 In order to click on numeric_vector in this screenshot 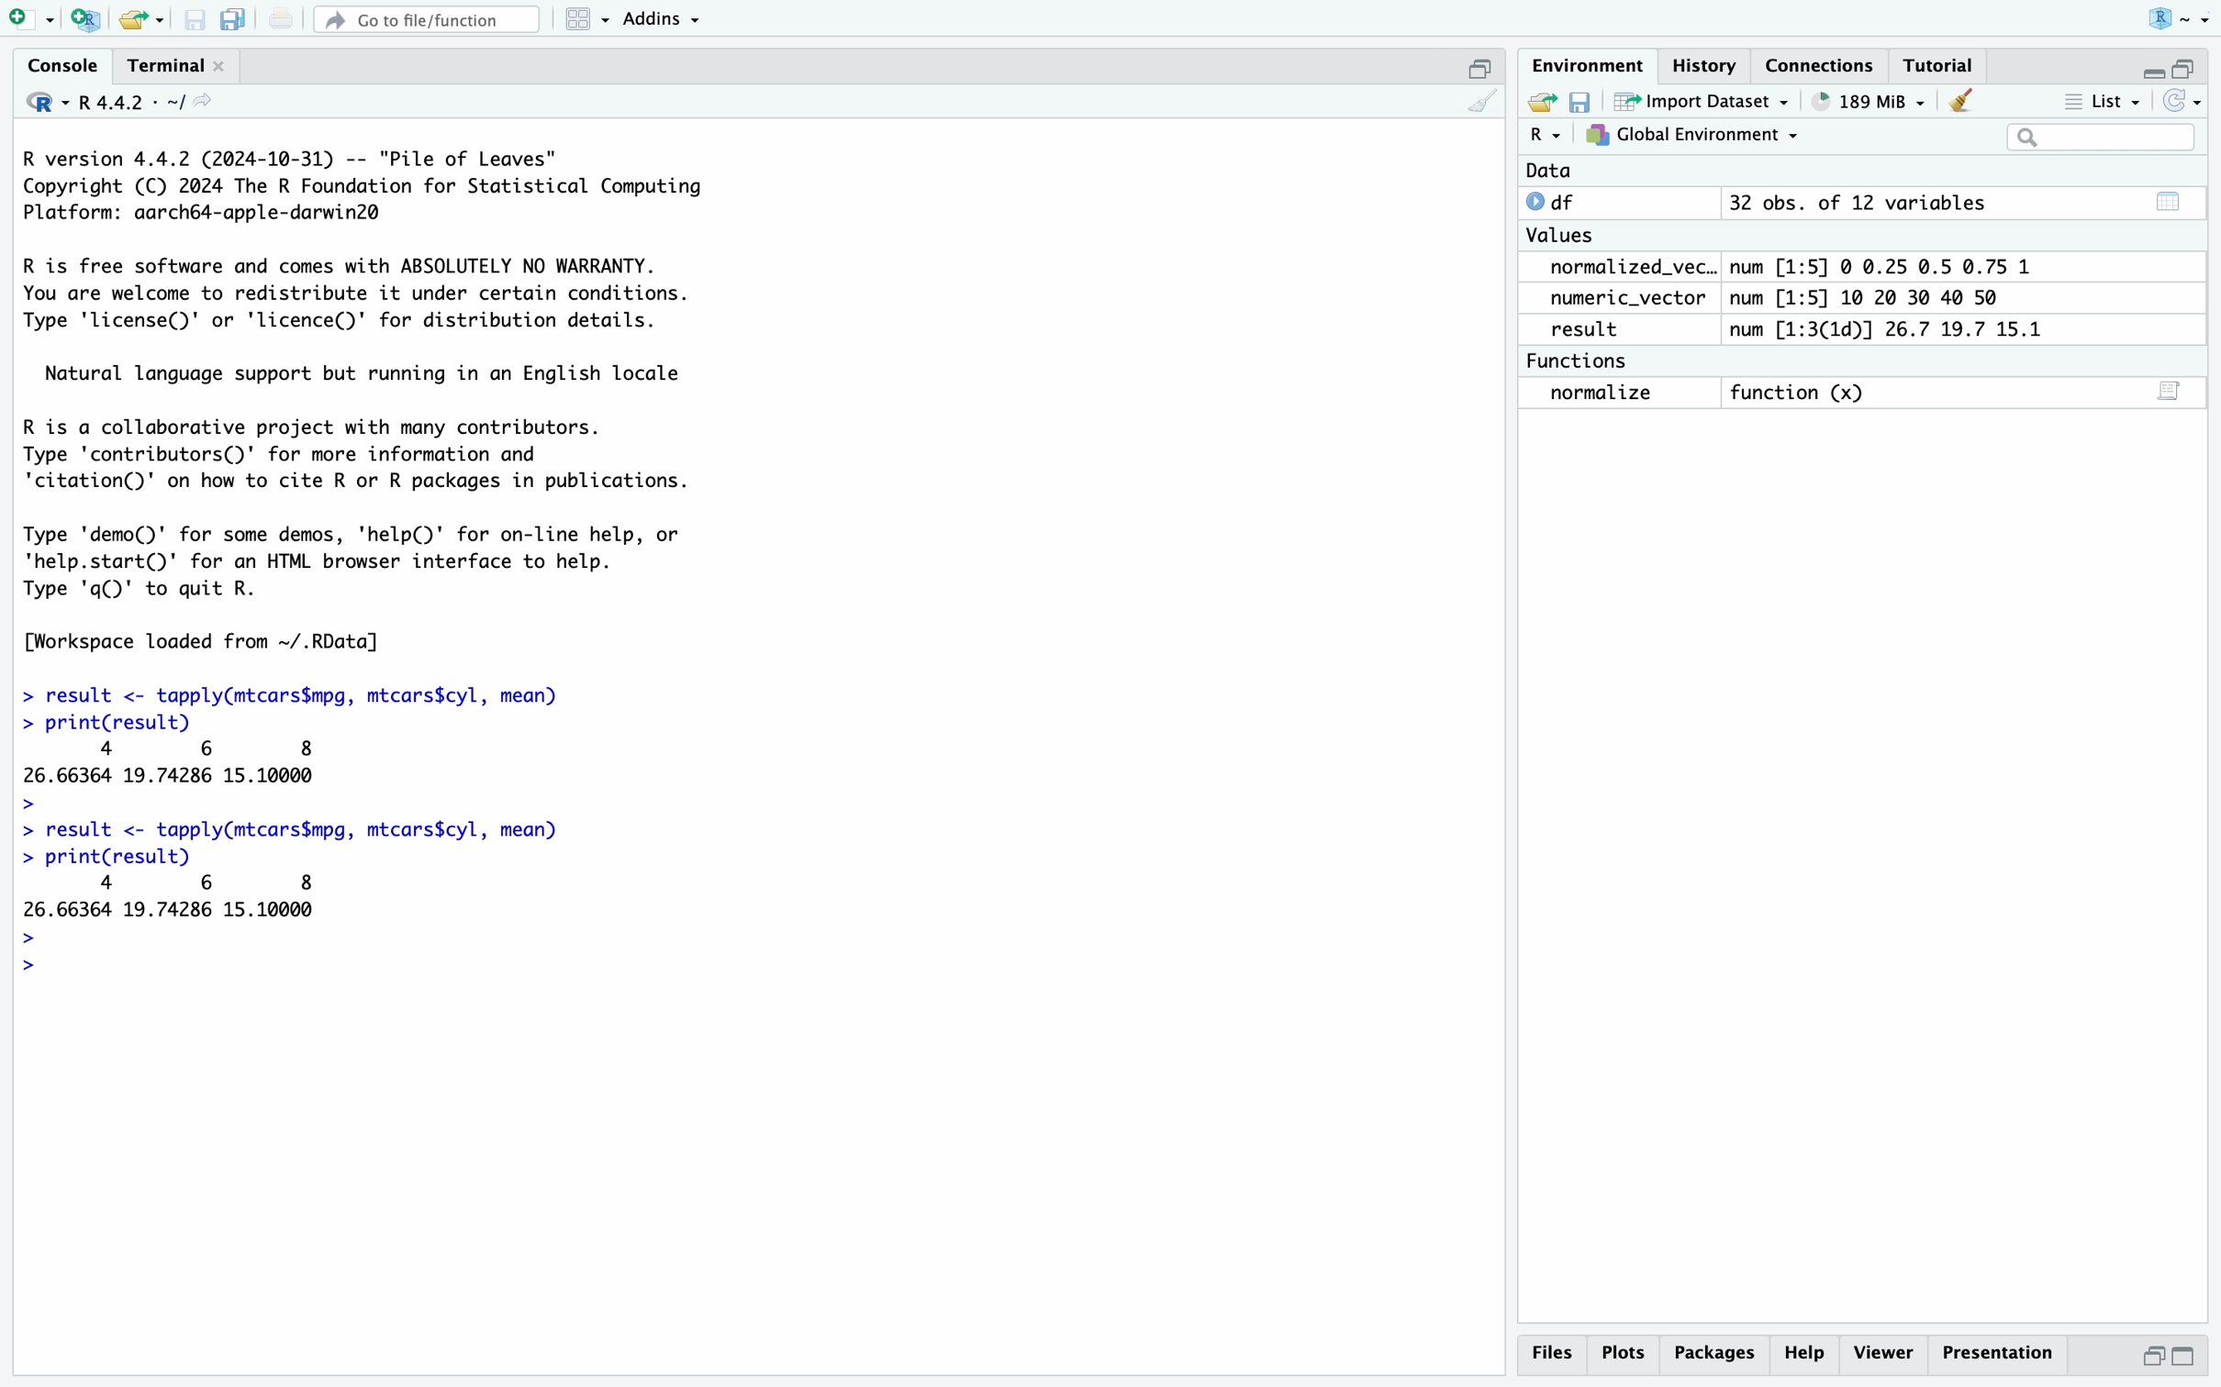, I will do `click(1627, 296)`.